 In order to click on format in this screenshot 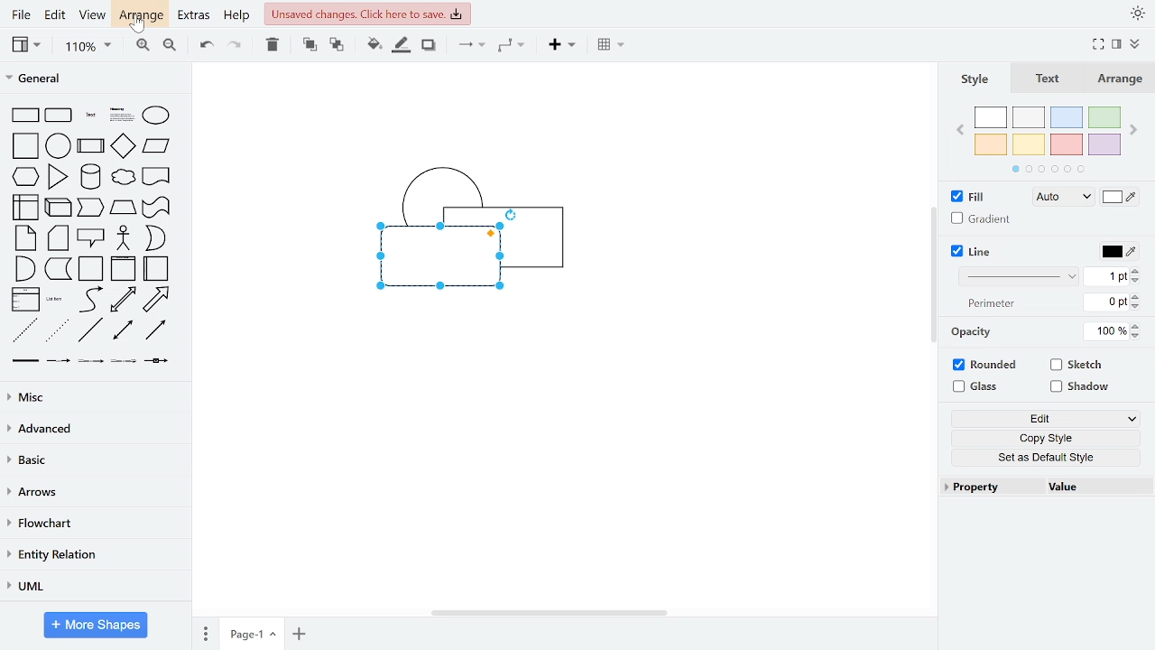, I will do `click(1119, 43)`.